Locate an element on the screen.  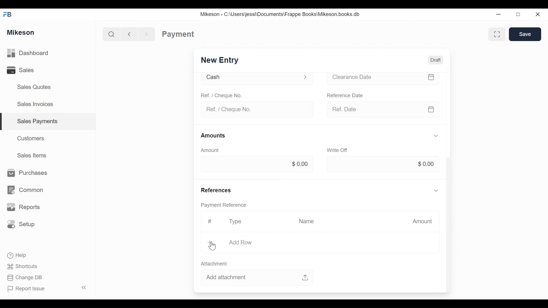
Amount is located at coordinates (423, 221).